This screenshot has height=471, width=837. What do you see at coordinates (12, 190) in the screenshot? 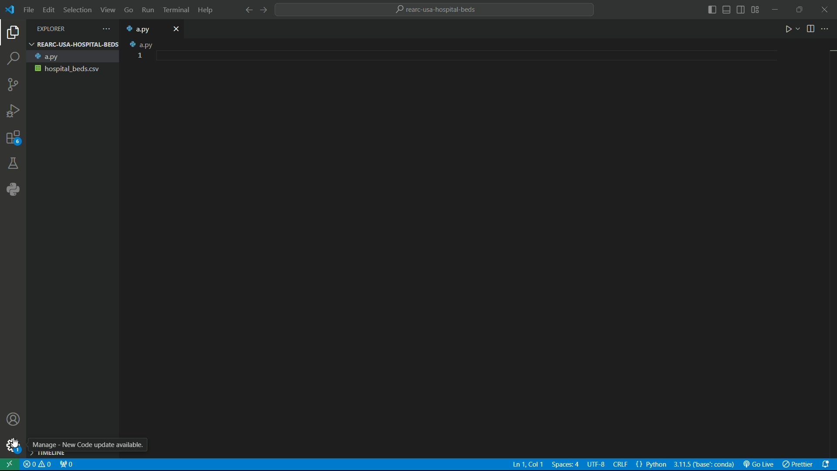
I see `python` at bounding box center [12, 190].